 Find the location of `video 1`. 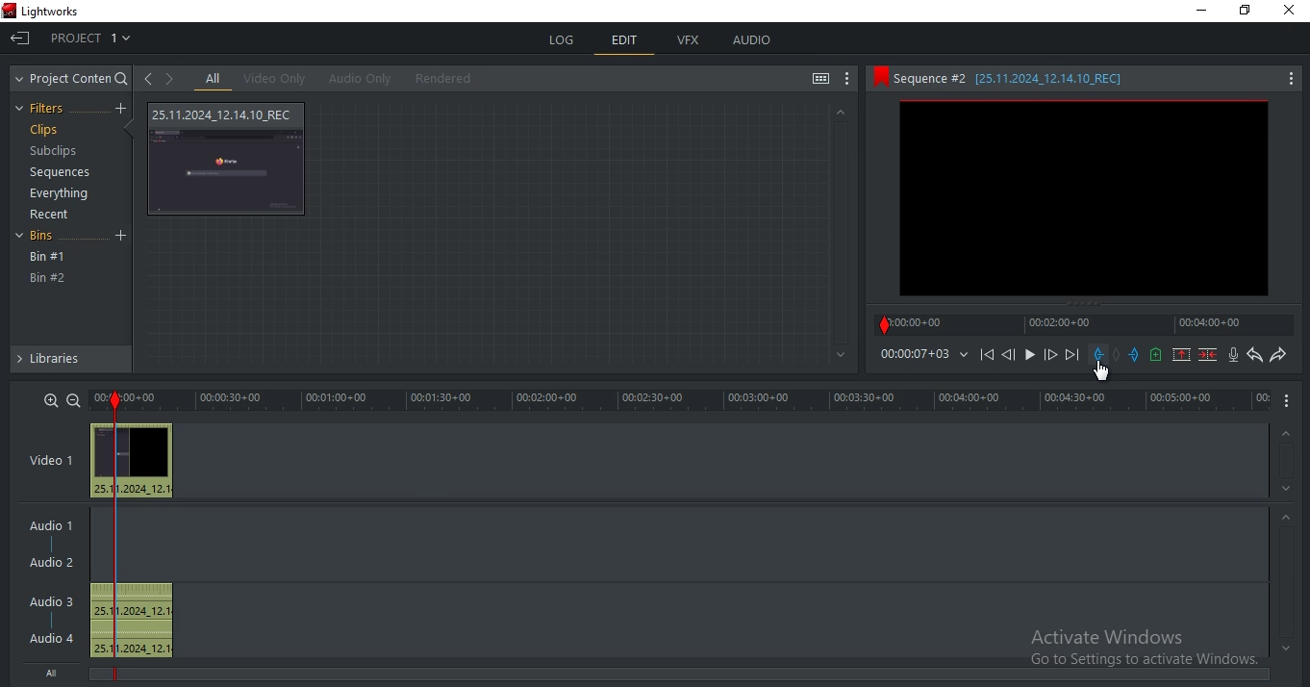

video 1 is located at coordinates (51, 458).